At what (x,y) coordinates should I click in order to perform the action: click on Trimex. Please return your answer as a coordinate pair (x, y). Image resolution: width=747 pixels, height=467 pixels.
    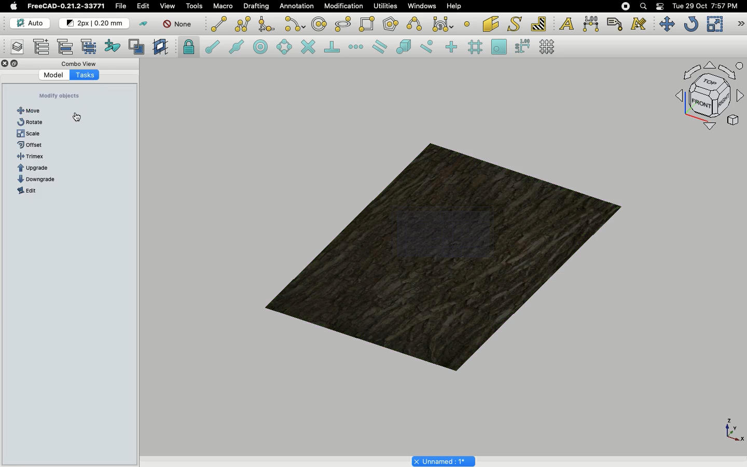
    Looking at the image, I should click on (32, 157).